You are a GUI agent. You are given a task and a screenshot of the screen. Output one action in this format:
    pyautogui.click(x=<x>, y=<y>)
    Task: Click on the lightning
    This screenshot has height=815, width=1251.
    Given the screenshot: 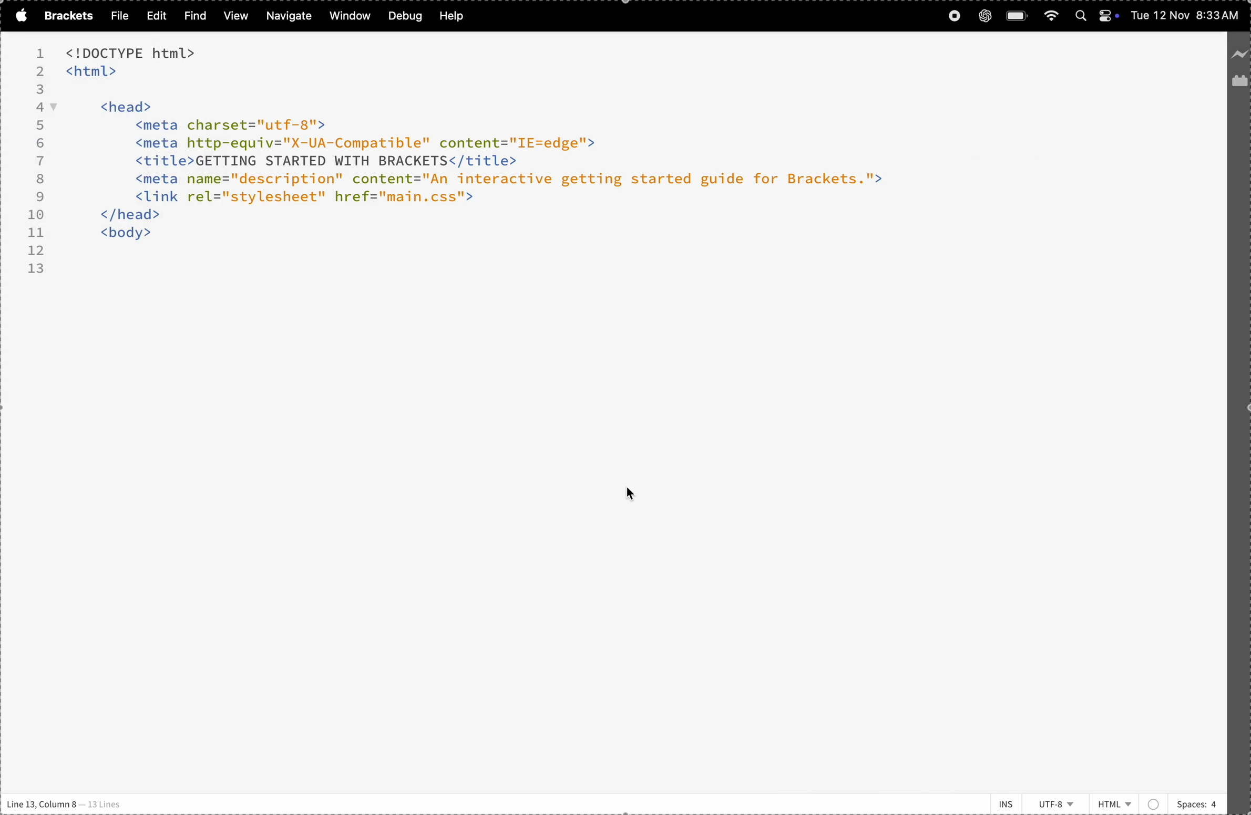 What is the action you would take?
    pyautogui.click(x=1240, y=49)
    